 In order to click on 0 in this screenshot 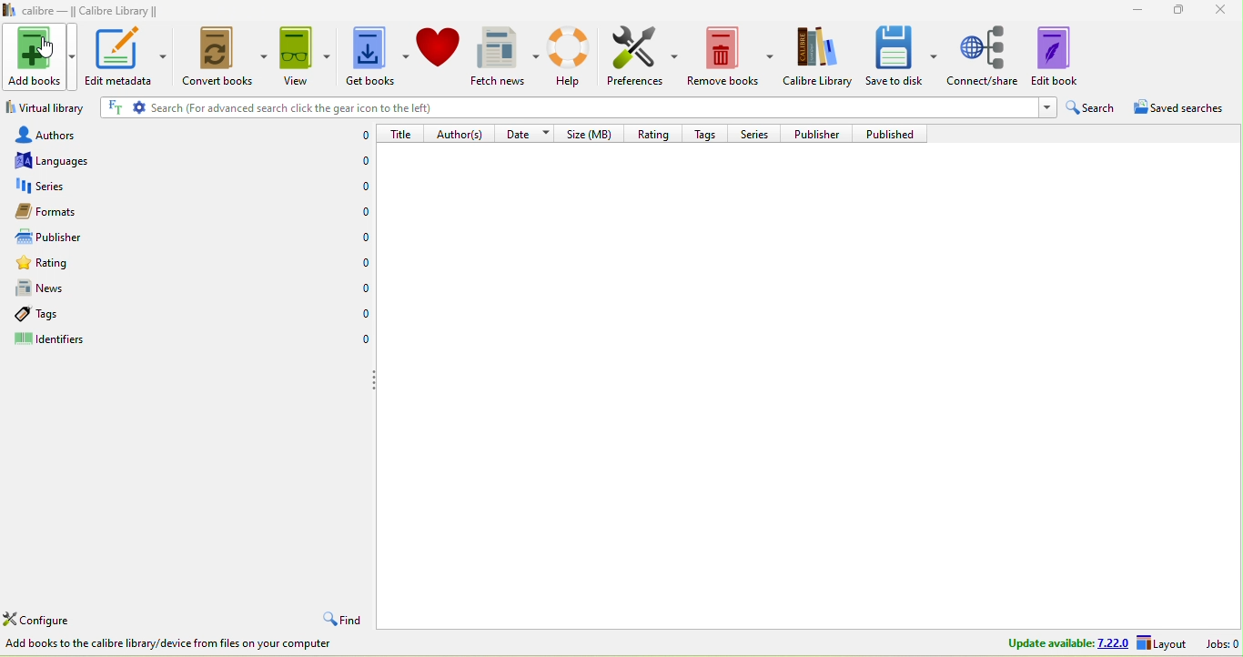, I will do `click(361, 285)`.